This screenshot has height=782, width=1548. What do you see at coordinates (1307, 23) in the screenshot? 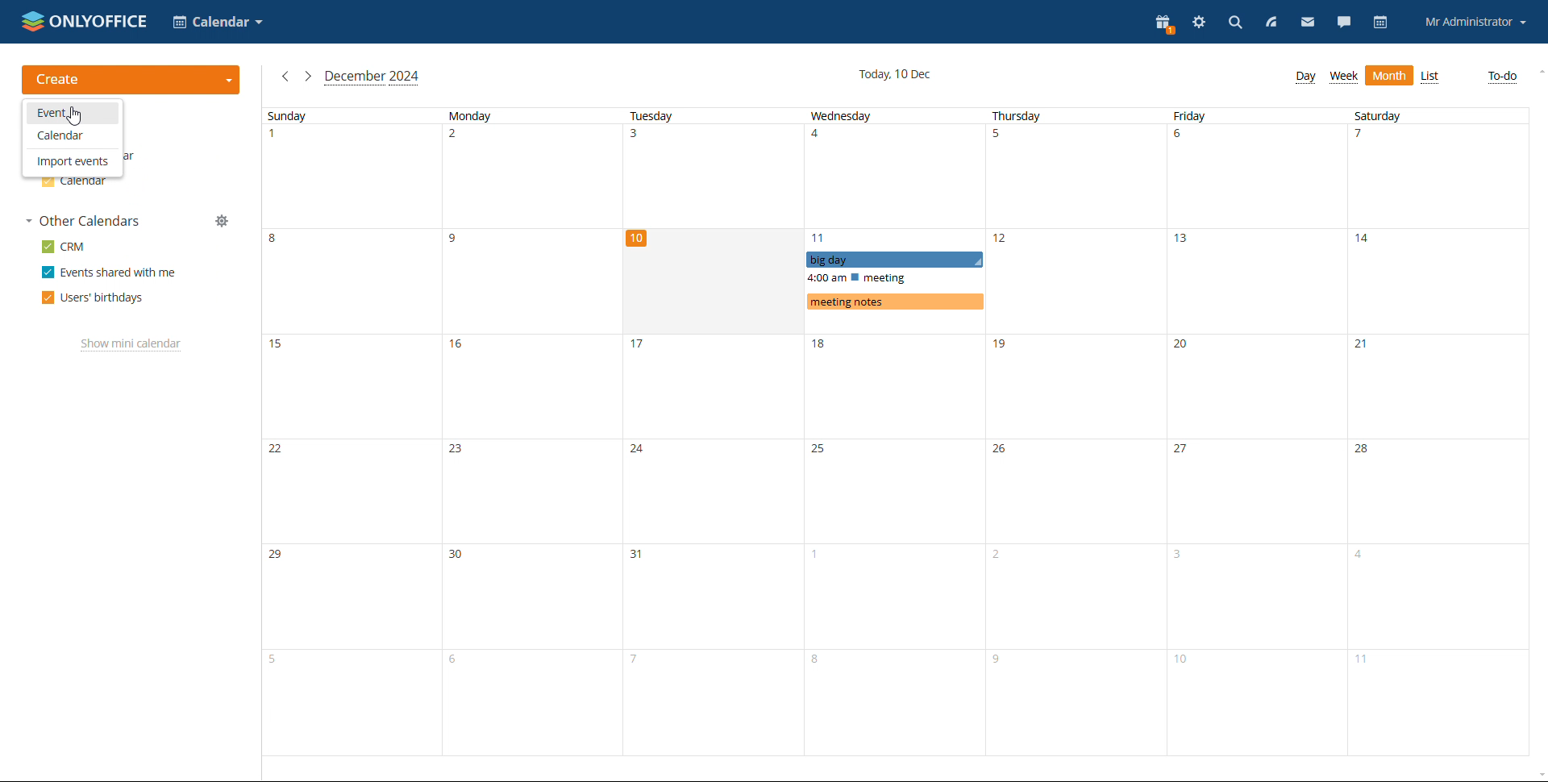
I see `mail` at bounding box center [1307, 23].